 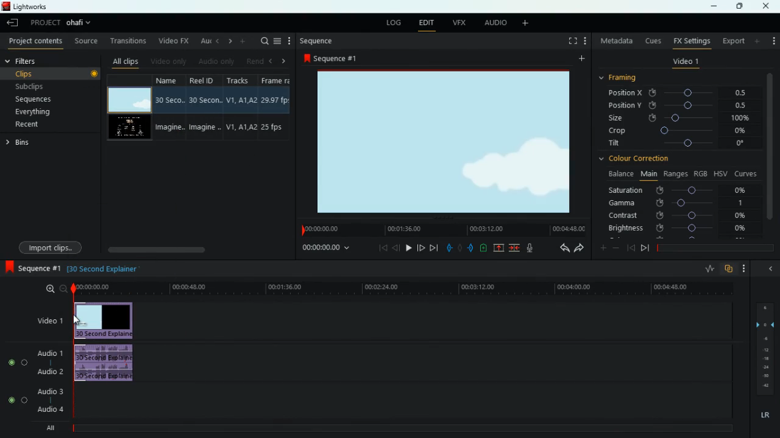 I want to click on 6 (layer), so click(x=764, y=306).